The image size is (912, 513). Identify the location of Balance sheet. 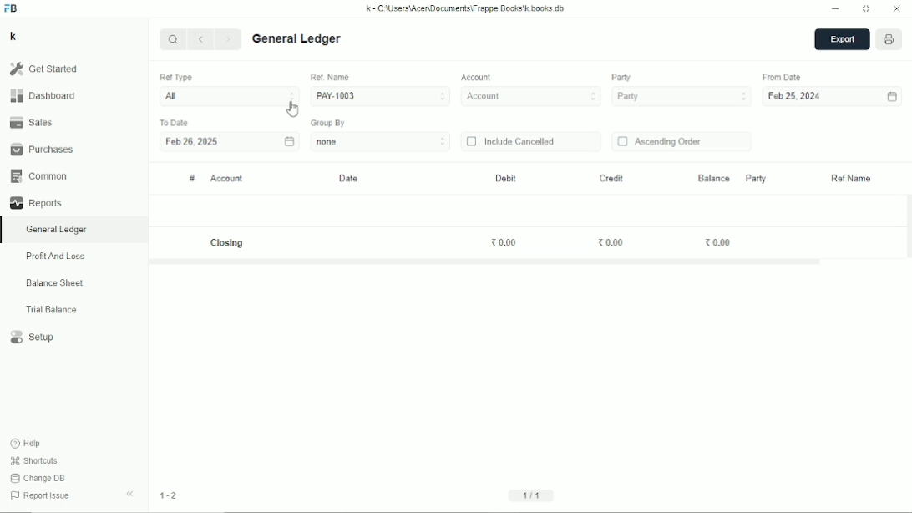
(55, 282).